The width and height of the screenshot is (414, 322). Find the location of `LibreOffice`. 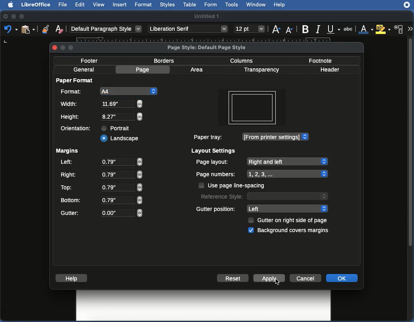

LibreOffice is located at coordinates (36, 5).